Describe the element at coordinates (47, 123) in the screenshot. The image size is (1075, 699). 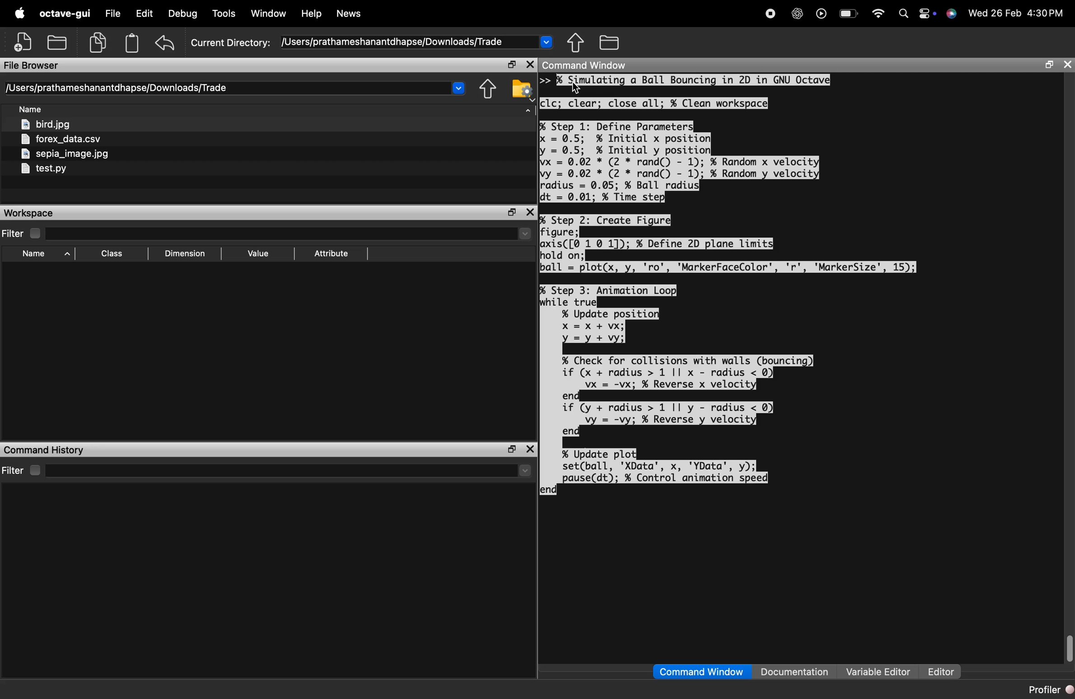
I see ` bird.jpg` at that location.